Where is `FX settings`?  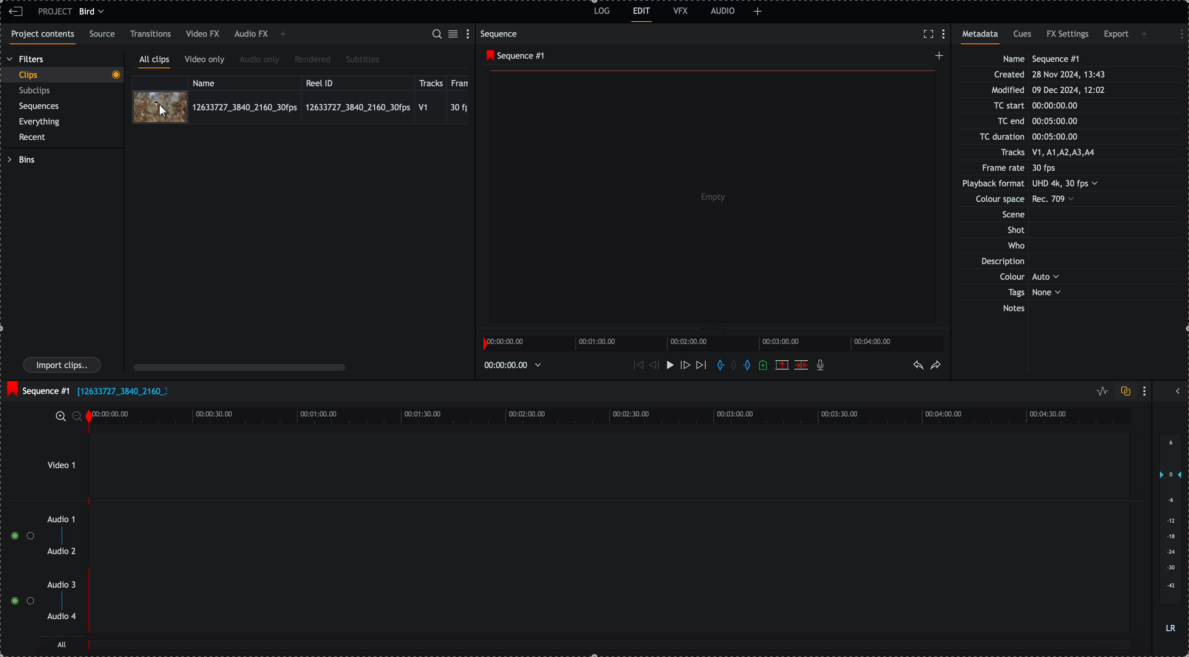 FX settings is located at coordinates (1069, 36).